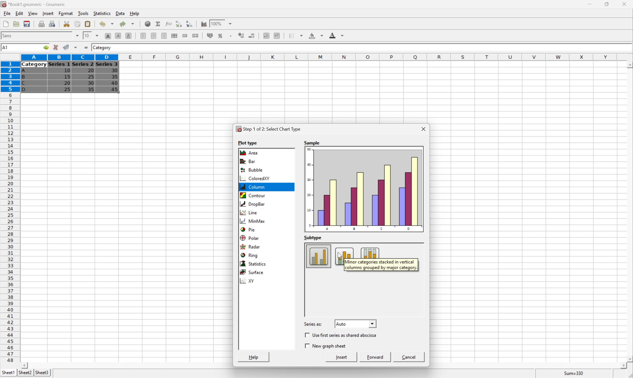 This screenshot has height=378, width=633. I want to click on Cancel, so click(411, 357).